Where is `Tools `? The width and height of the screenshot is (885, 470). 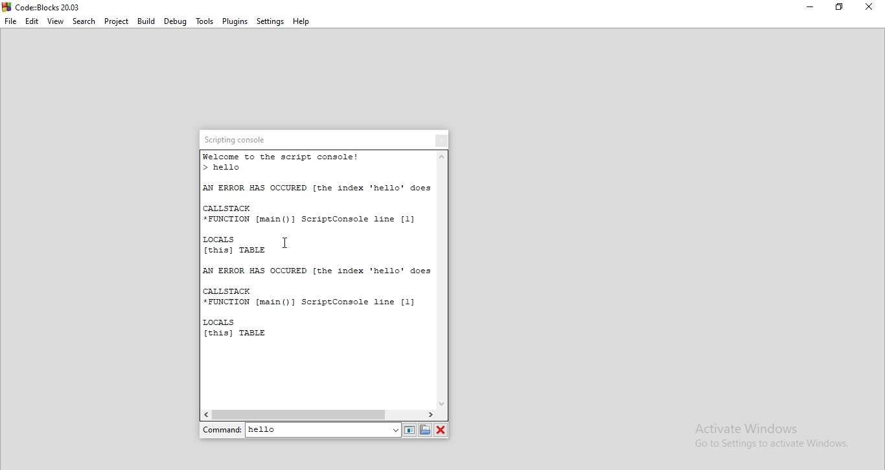 Tools  is located at coordinates (204, 21).